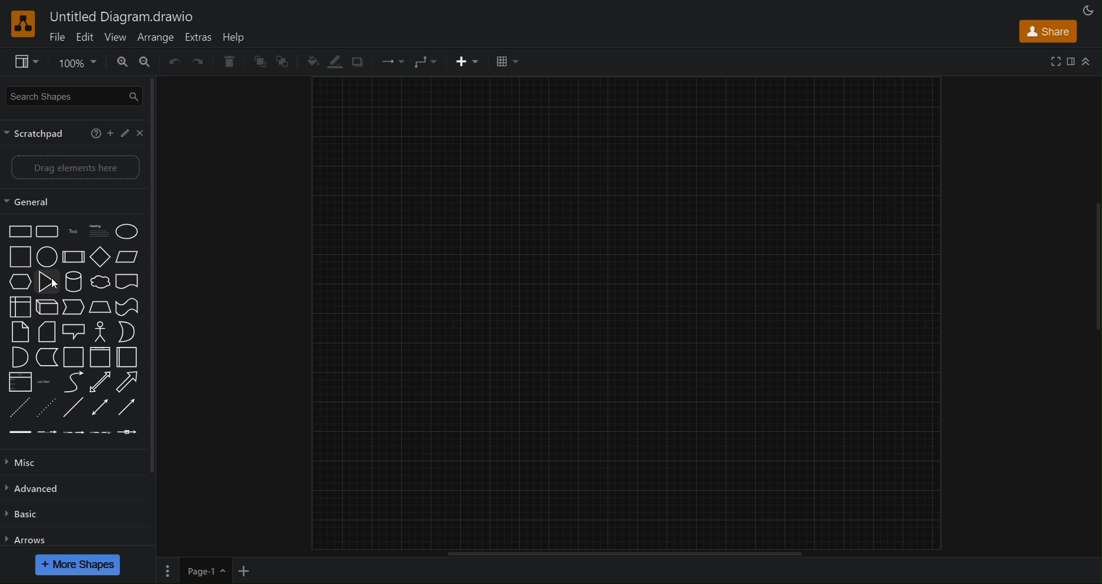  I want to click on Scrollbar, so click(623, 555).